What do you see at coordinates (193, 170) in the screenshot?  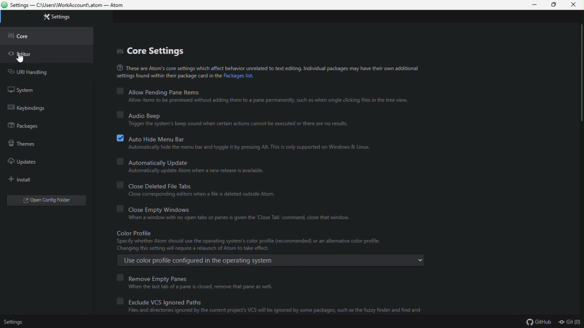 I see `Automatically update Atom when a new release is available.` at bounding box center [193, 170].